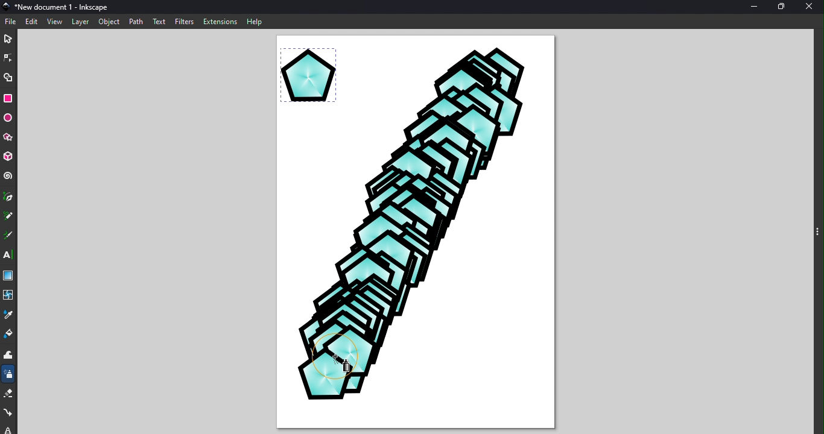  What do you see at coordinates (8, 215) in the screenshot?
I see `Pencil tool` at bounding box center [8, 215].